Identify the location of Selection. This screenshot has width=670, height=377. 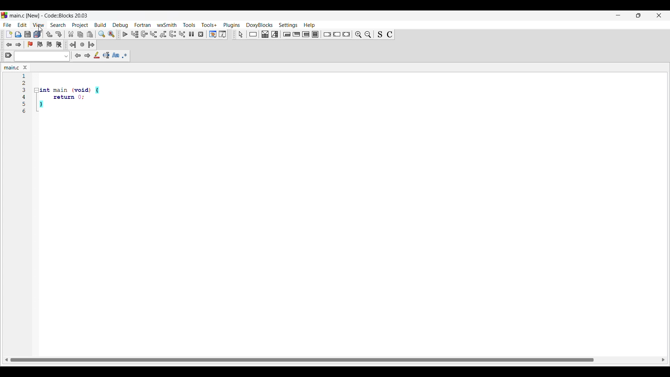
(275, 34).